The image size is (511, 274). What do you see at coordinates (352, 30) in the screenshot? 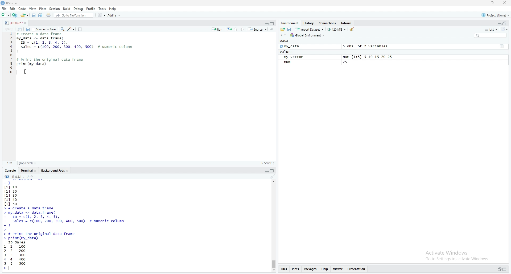
I see `clear objects from the workspace` at bounding box center [352, 30].